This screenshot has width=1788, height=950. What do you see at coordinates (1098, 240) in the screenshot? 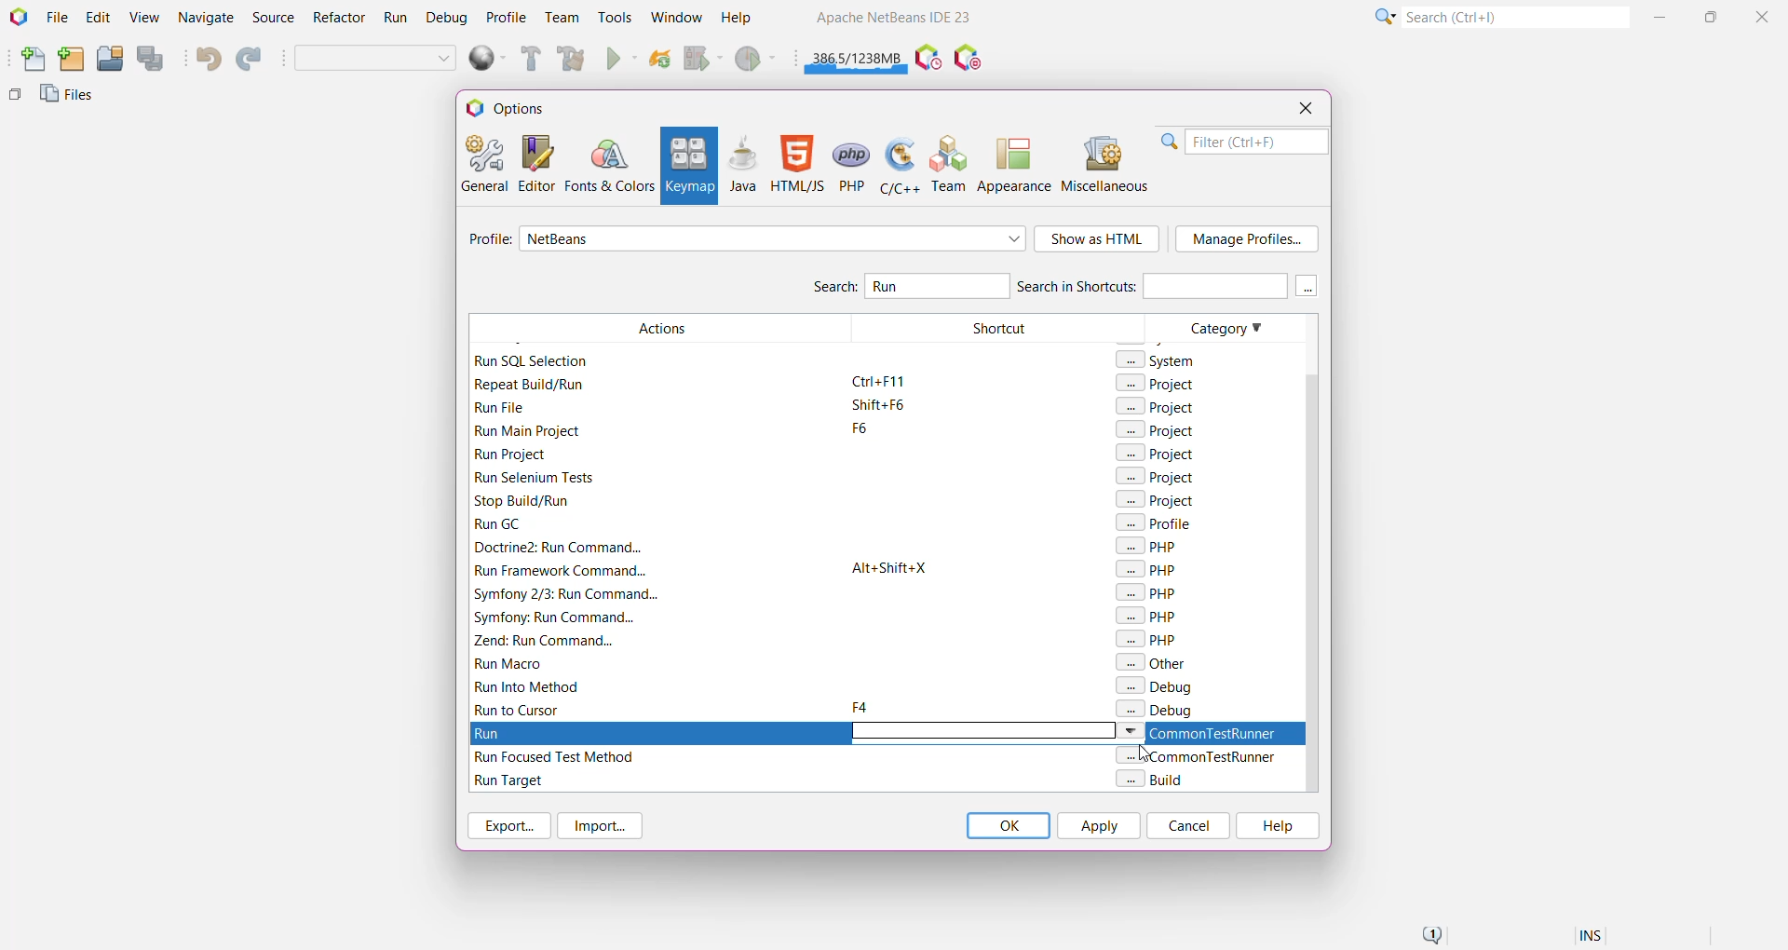
I see `Show as HTML` at bounding box center [1098, 240].